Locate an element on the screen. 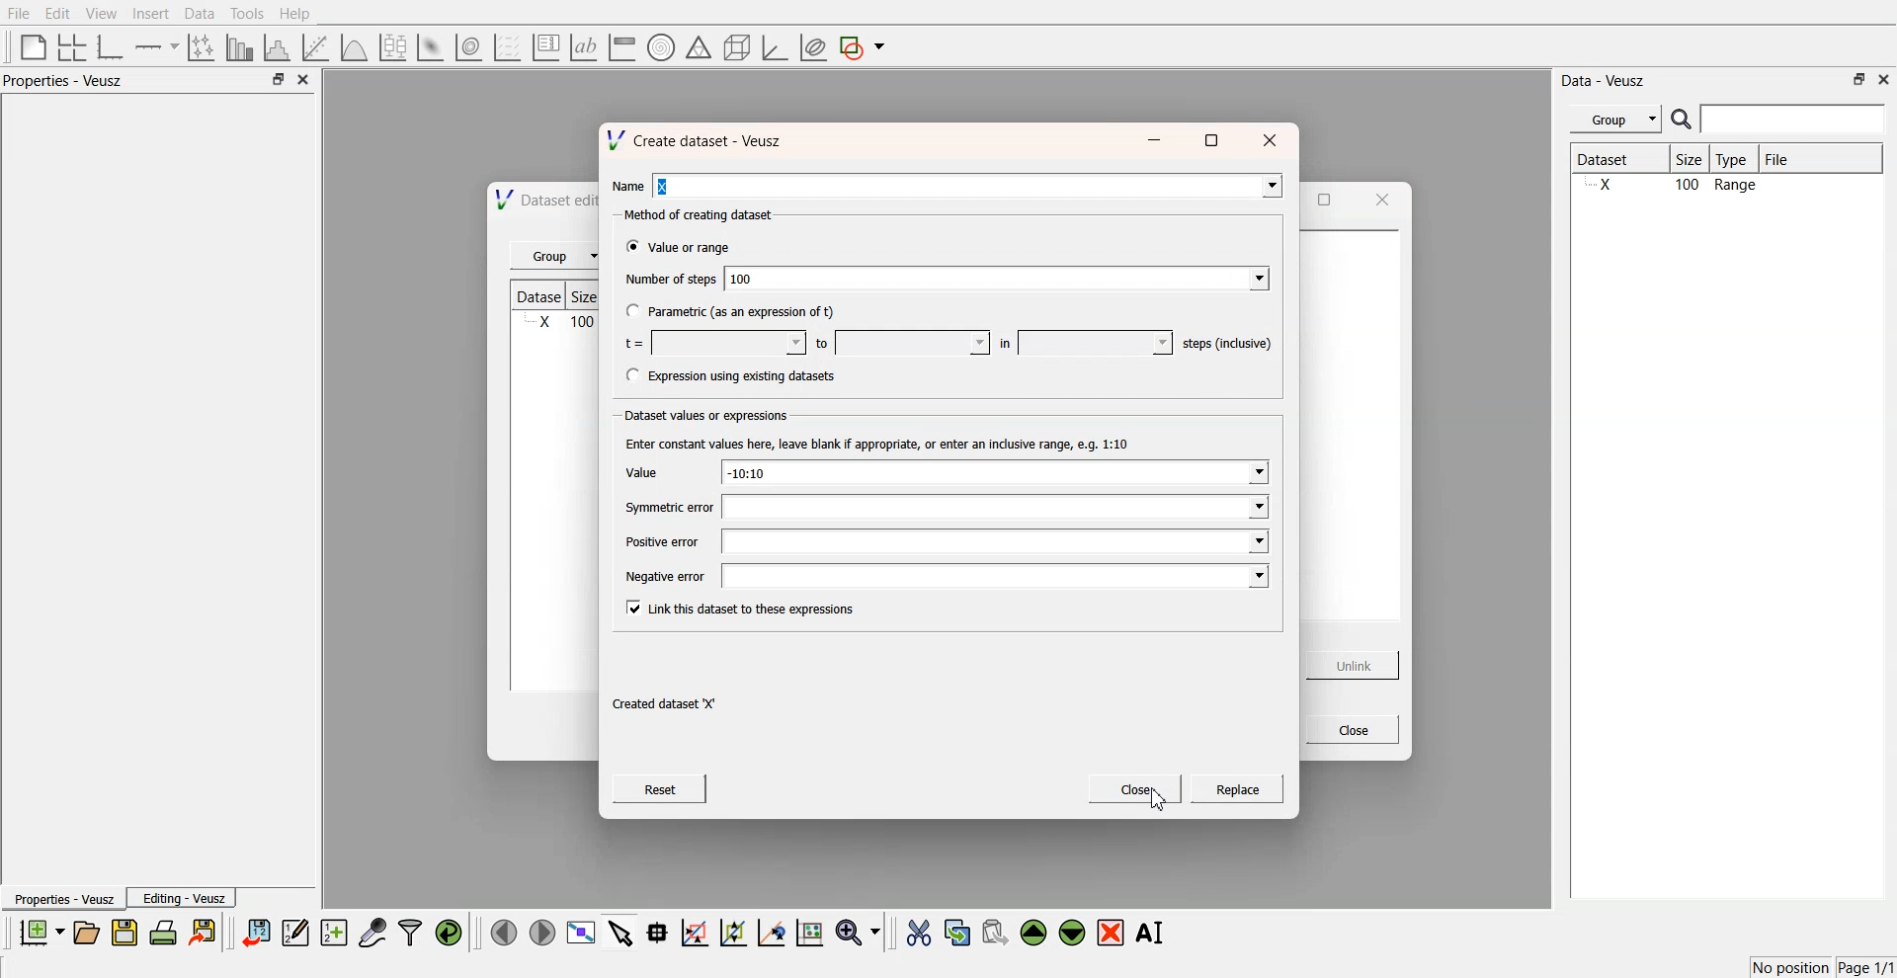  3d graph is located at coordinates (774, 48).